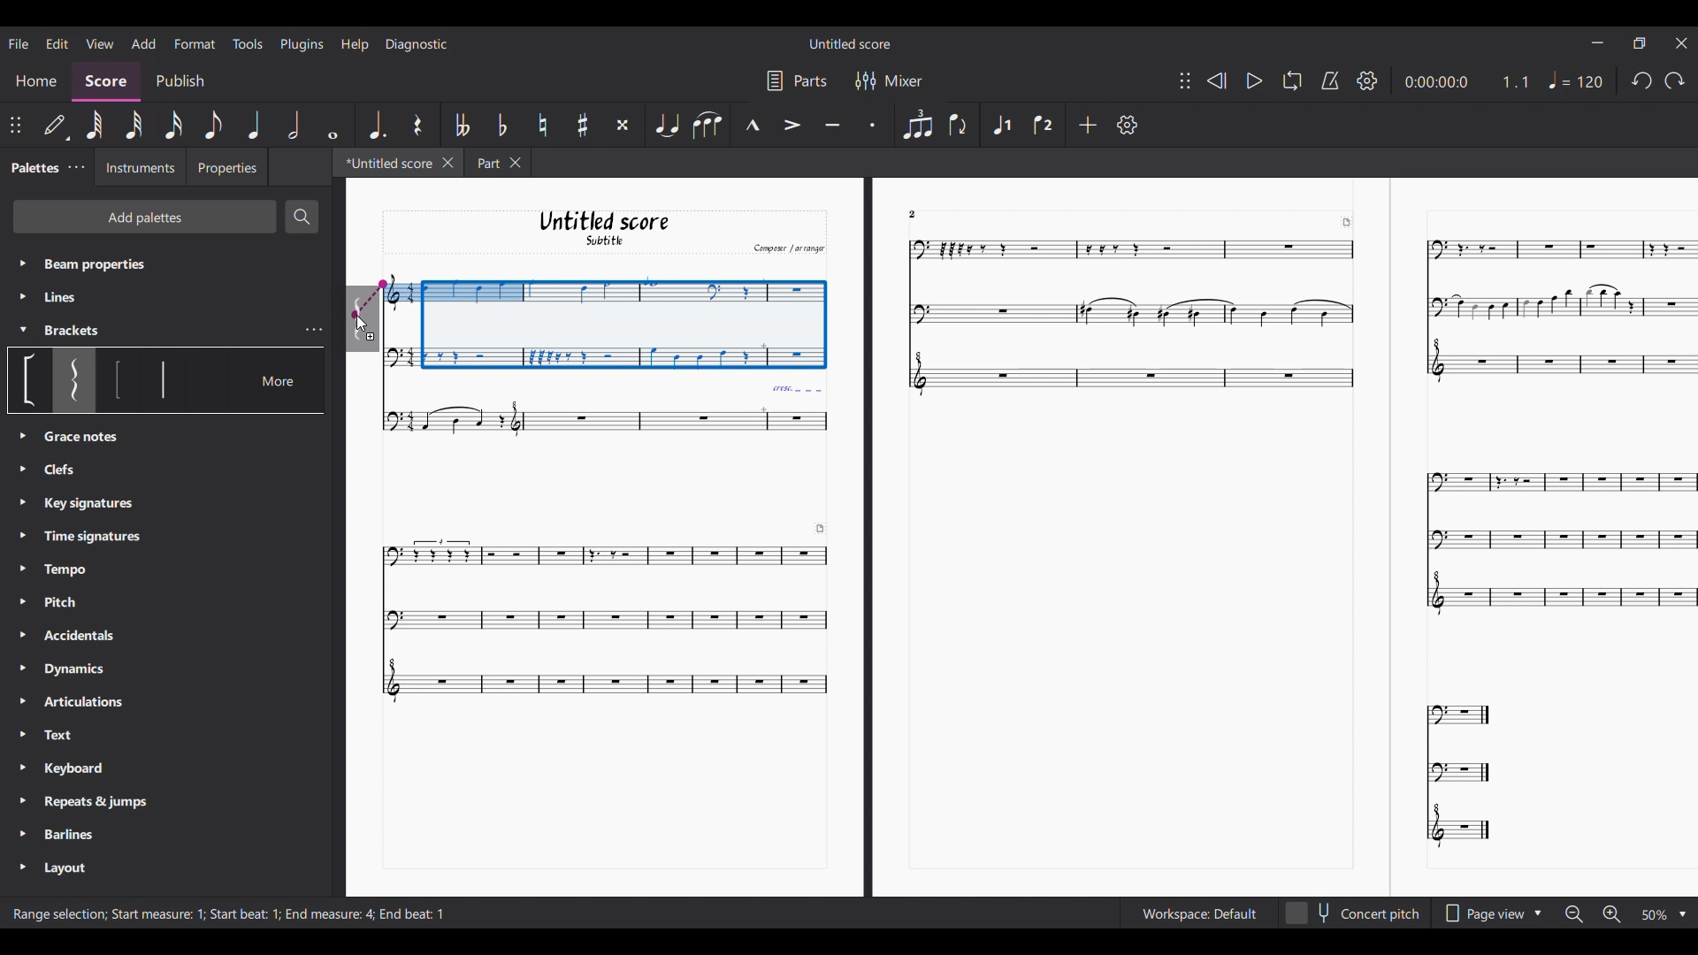 This screenshot has width=1698, height=955. Describe the element at coordinates (354, 45) in the screenshot. I see `Help` at that location.